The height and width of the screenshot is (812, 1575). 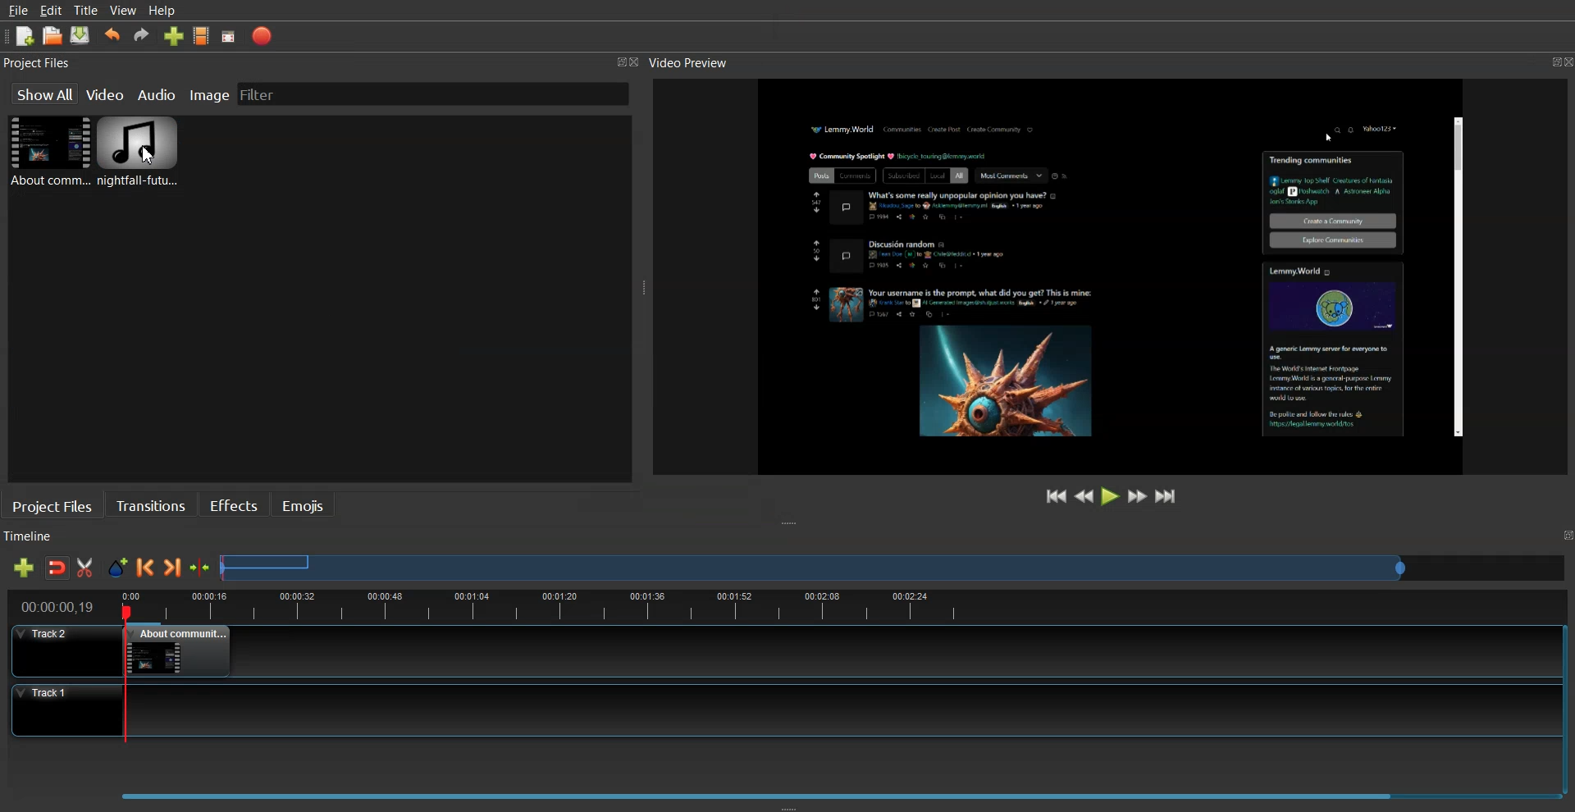 What do you see at coordinates (107, 93) in the screenshot?
I see `Video` at bounding box center [107, 93].